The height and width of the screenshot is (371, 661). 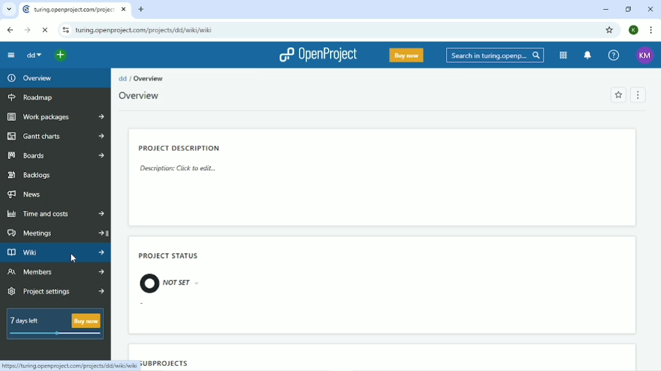 What do you see at coordinates (640, 94) in the screenshot?
I see `Menu` at bounding box center [640, 94].